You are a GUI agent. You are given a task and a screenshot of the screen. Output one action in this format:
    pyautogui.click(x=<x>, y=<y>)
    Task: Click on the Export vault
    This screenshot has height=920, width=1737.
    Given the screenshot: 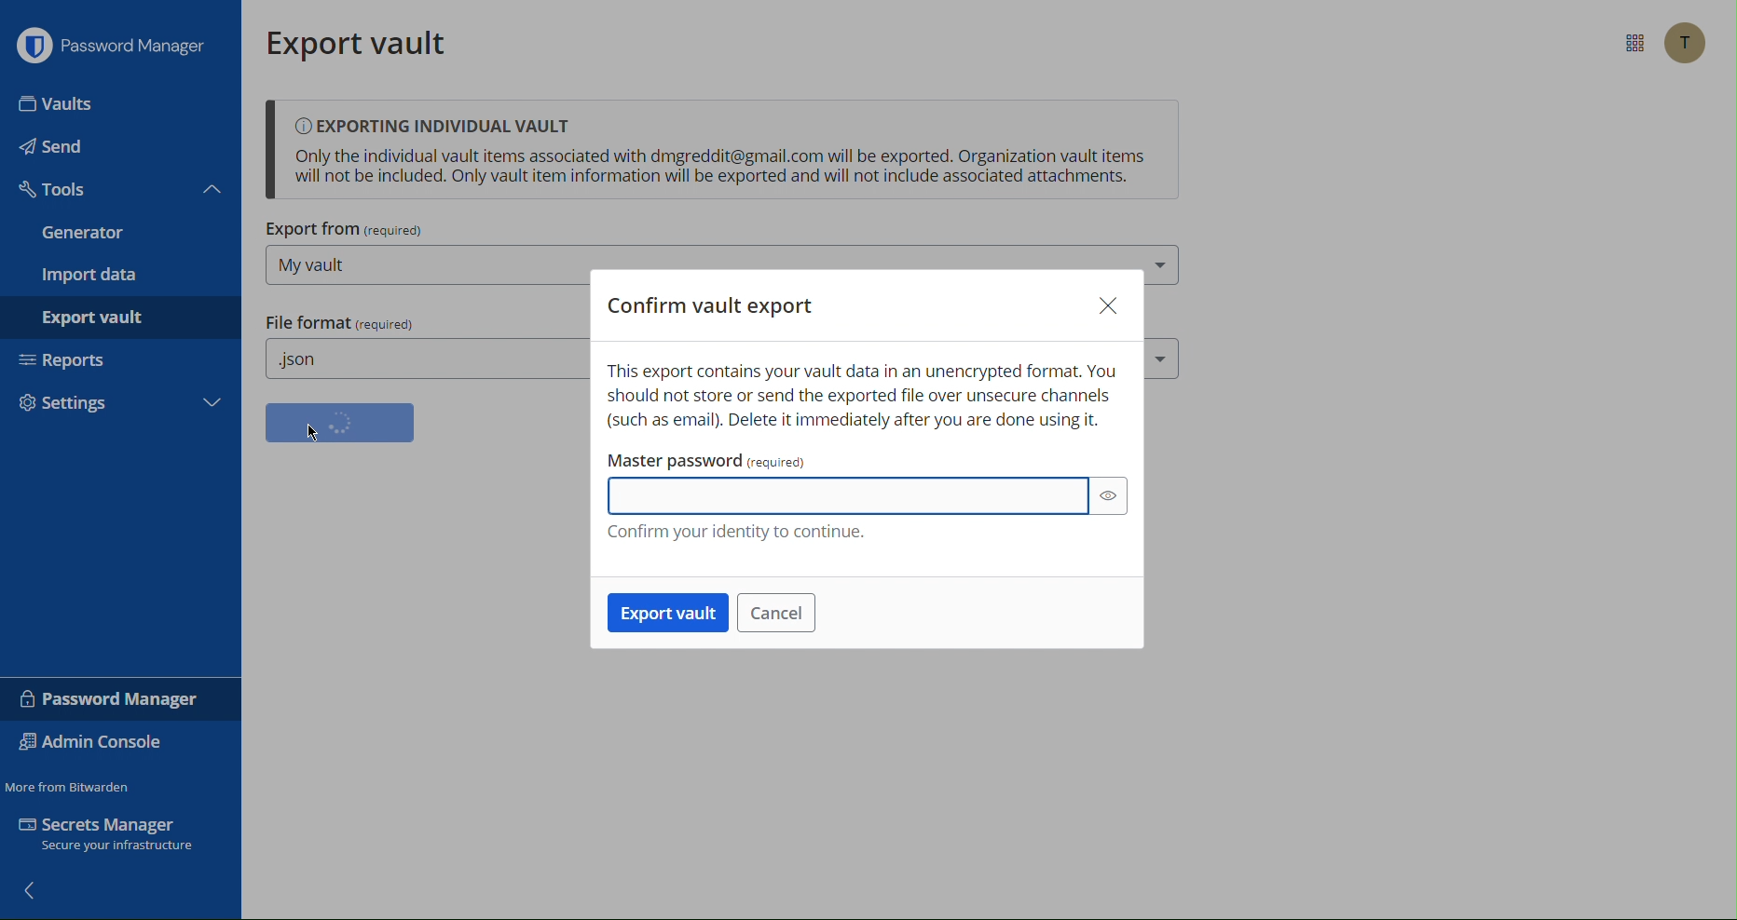 What is the action you would take?
    pyautogui.click(x=669, y=613)
    